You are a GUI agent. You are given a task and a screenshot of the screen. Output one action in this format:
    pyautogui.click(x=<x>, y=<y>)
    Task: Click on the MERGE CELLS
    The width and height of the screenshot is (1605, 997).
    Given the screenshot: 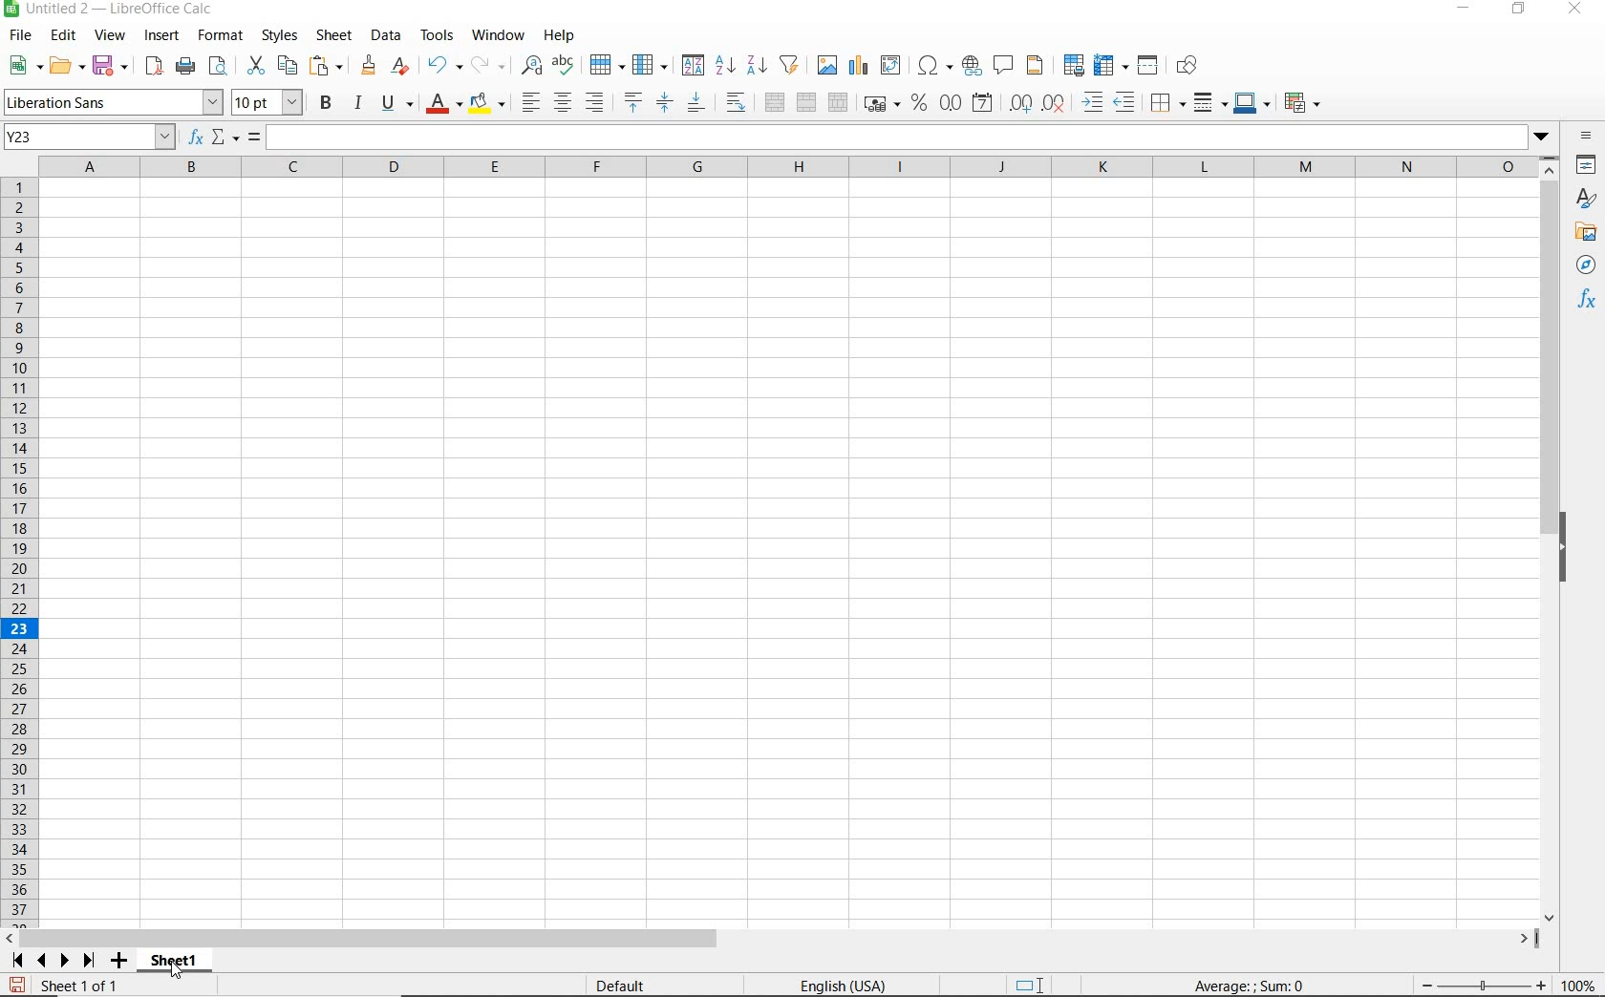 What is the action you would take?
    pyautogui.click(x=806, y=103)
    